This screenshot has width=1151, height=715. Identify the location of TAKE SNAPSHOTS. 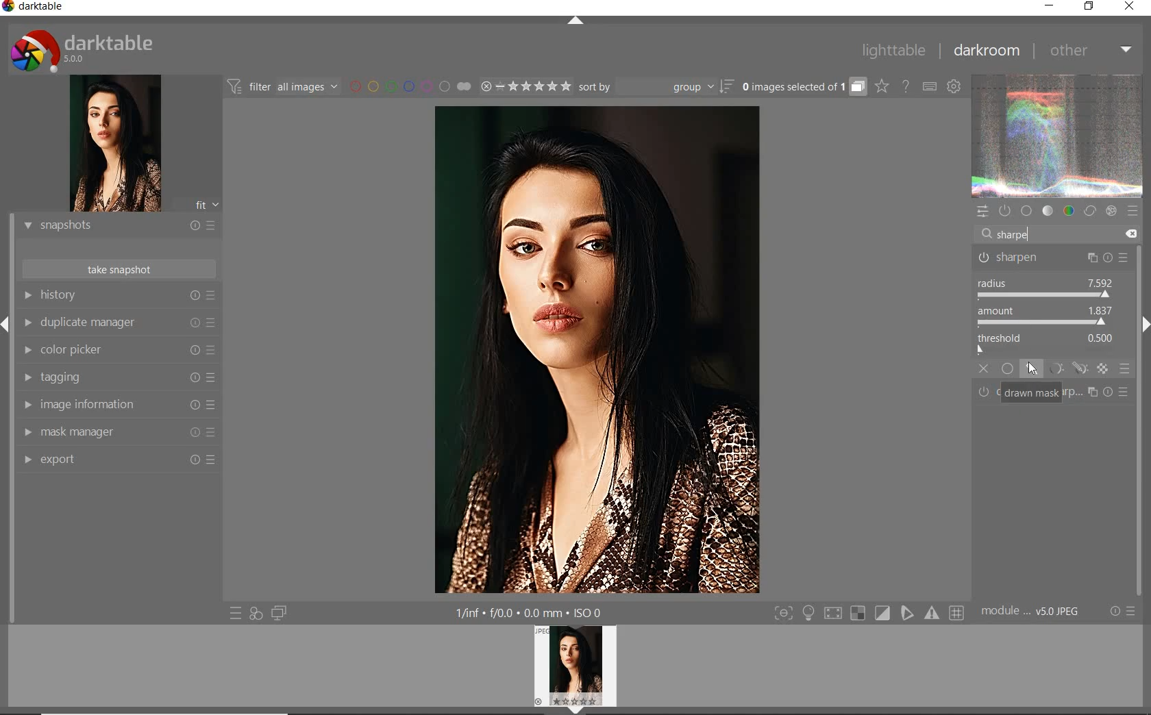
(120, 268).